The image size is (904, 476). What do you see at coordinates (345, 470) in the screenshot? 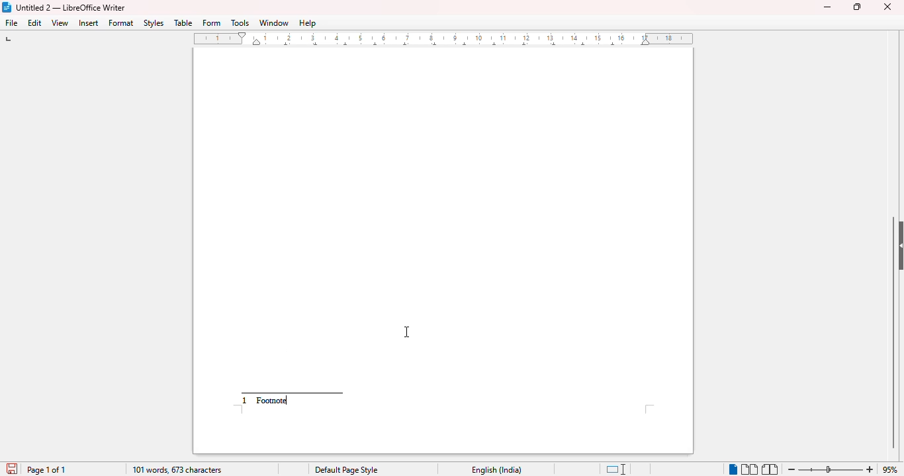
I see `Default page style` at bounding box center [345, 470].